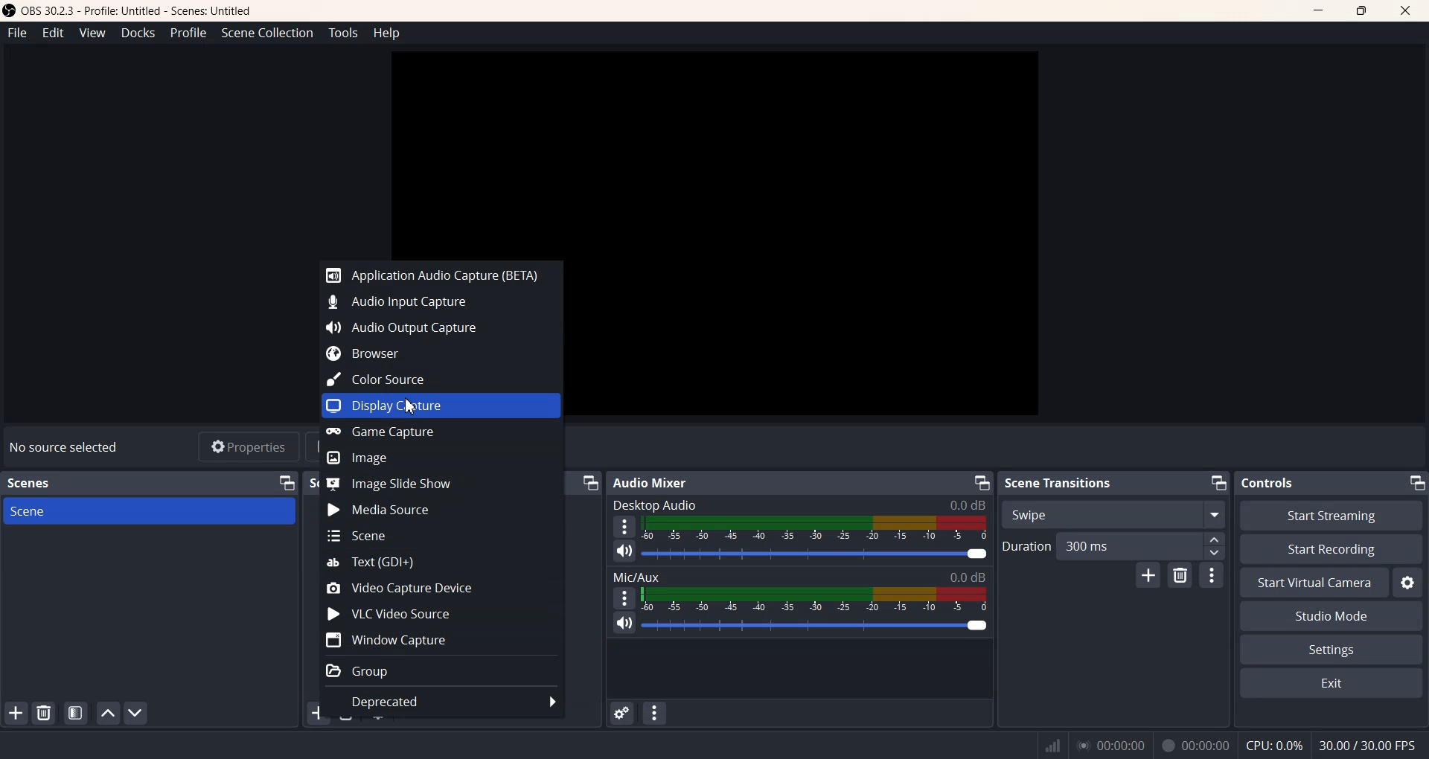 The height and width of the screenshot is (759, 1429). What do you see at coordinates (1274, 744) in the screenshot?
I see `CPU: 0.3%` at bounding box center [1274, 744].